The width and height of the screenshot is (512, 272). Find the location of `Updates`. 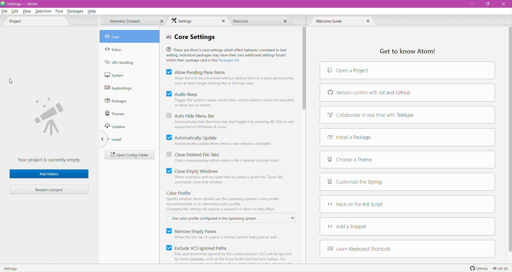

Updates is located at coordinates (119, 126).